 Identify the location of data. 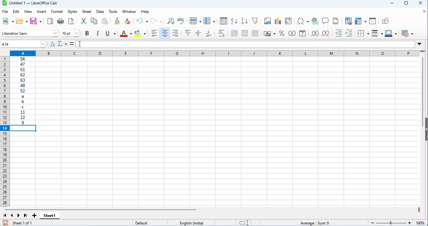
(100, 12).